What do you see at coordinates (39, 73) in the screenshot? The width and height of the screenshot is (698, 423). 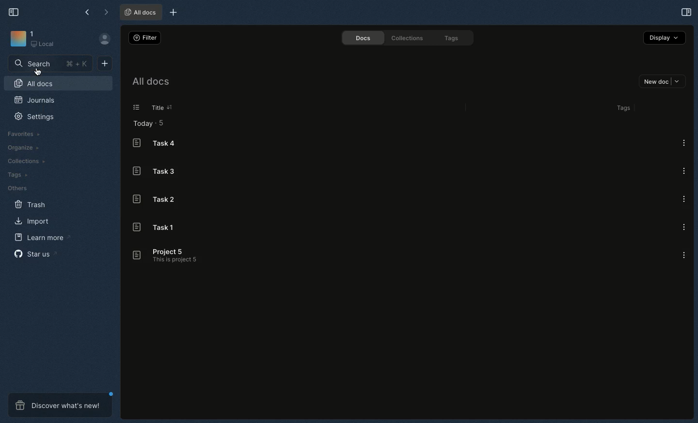 I see `Cursor` at bounding box center [39, 73].